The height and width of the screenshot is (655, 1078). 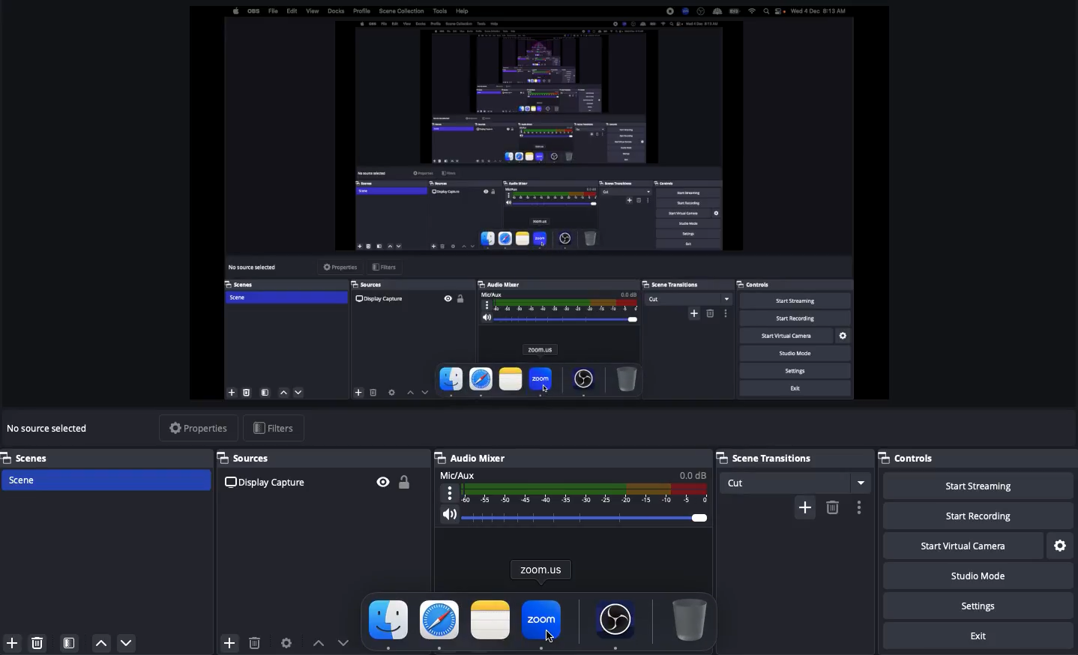 What do you see at coordinates (795, 480) in the screenshot?
I see `Cut` at bounding box center [795, 480].